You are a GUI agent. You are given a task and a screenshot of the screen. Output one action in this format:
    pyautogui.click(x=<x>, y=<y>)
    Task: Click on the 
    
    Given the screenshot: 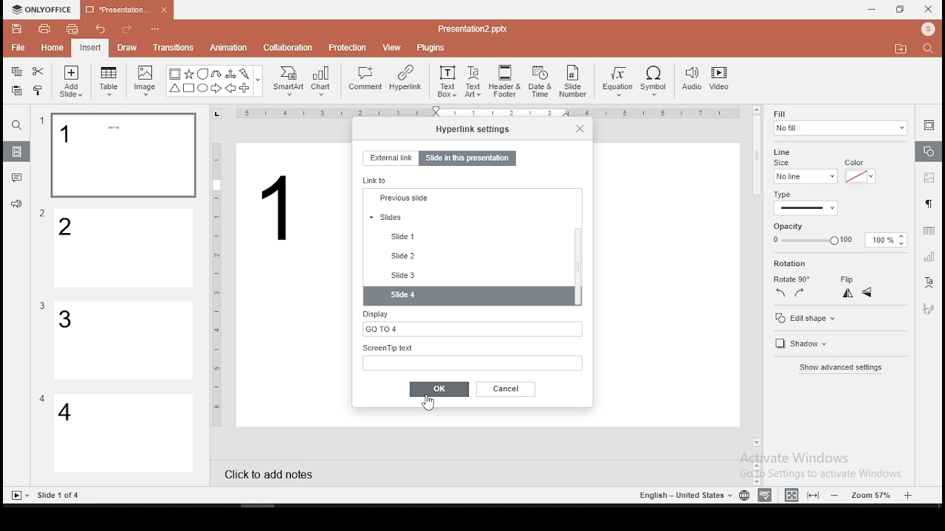 What is the action you would take?
    pyautogui.click(x=684, y=496)
    